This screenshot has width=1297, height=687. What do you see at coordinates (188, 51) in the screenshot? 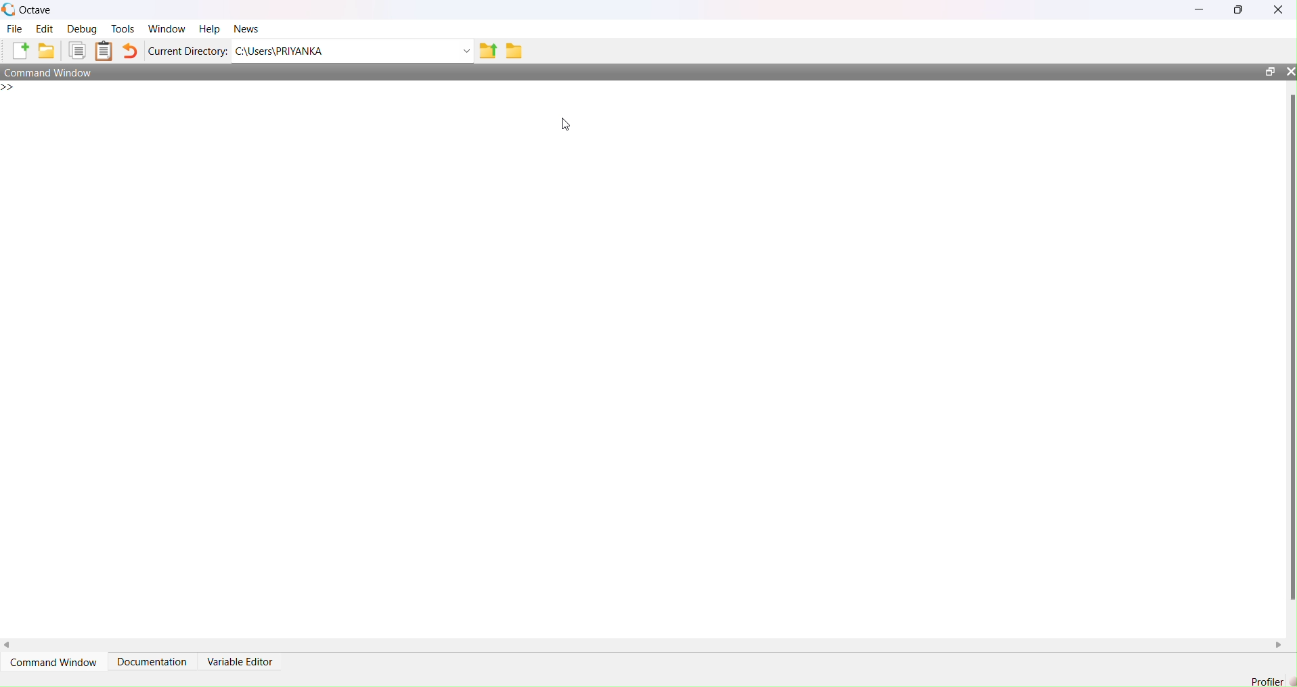
I see `Current Directory:` at bounding box center [188, 51].